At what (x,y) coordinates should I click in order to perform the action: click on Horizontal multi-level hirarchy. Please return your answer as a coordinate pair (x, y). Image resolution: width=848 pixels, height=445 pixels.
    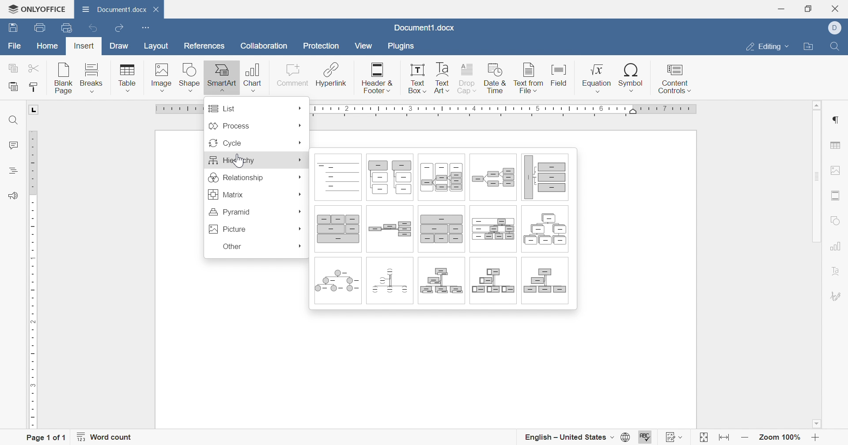
    Looking at the image, I should click on (547, 177).